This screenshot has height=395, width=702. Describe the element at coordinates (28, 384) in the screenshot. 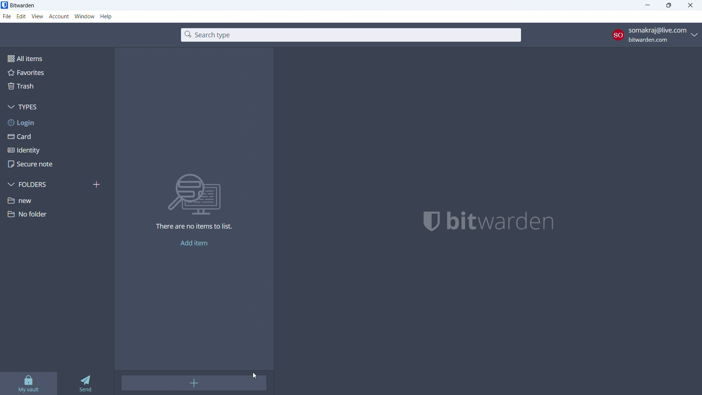

I see `my vault` at that location.